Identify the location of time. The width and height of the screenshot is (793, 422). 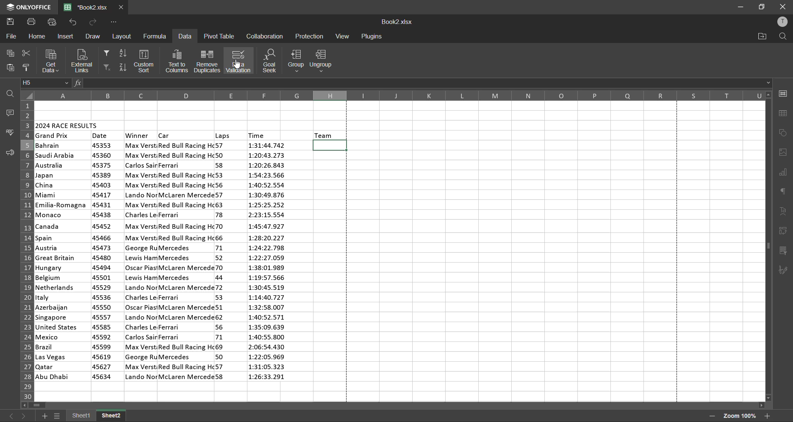
(258, 135).